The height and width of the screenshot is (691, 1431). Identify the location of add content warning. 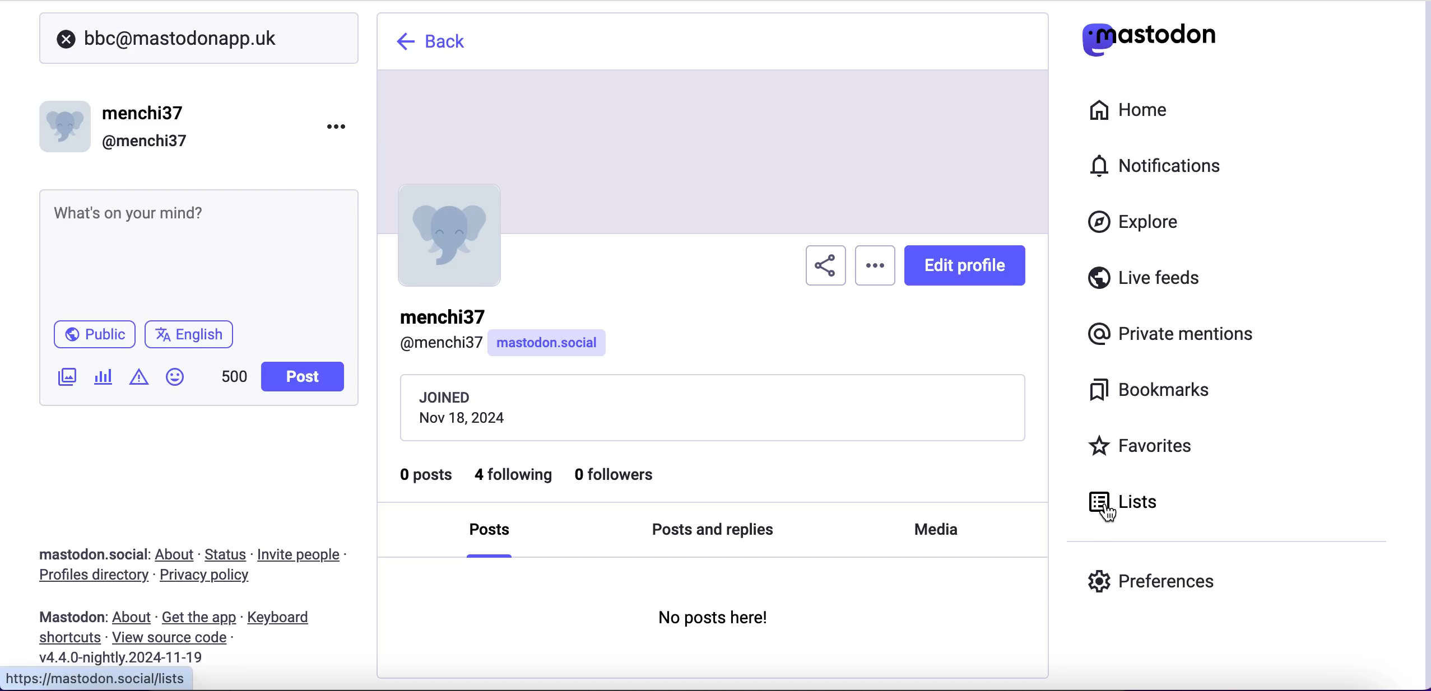
(141, 379).